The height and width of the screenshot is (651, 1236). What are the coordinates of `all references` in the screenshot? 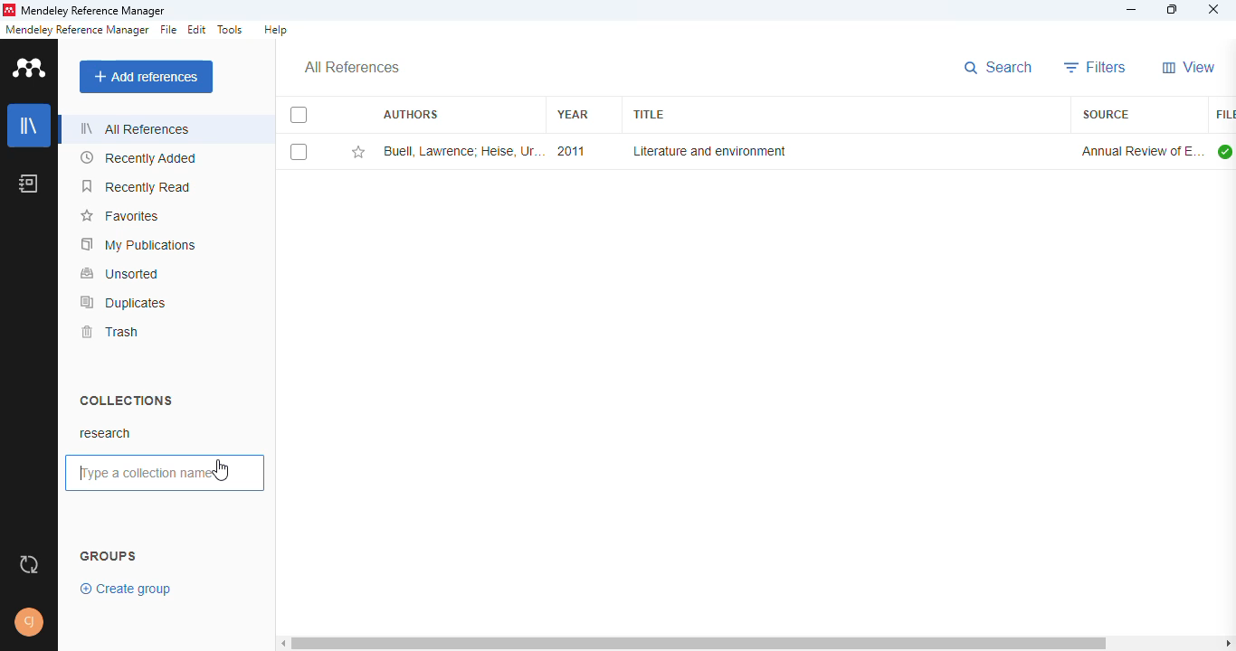 It's located at (136, 128).